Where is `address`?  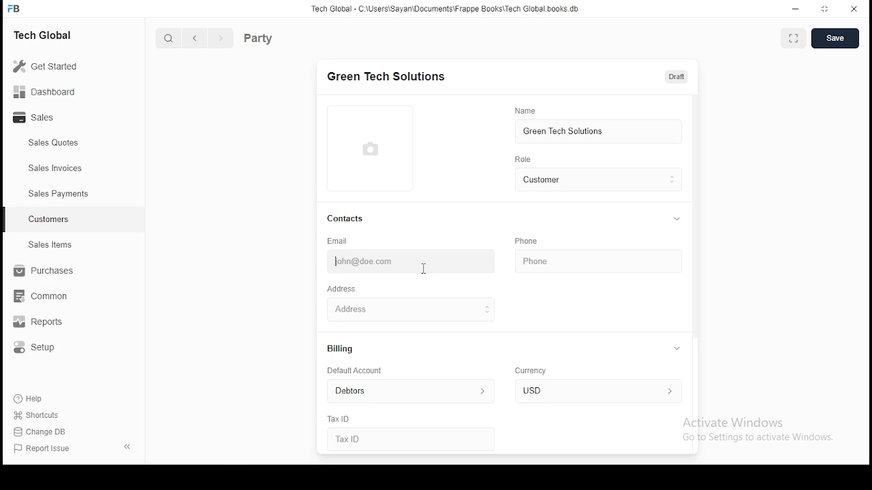 address is located at coordinates (392, 308).